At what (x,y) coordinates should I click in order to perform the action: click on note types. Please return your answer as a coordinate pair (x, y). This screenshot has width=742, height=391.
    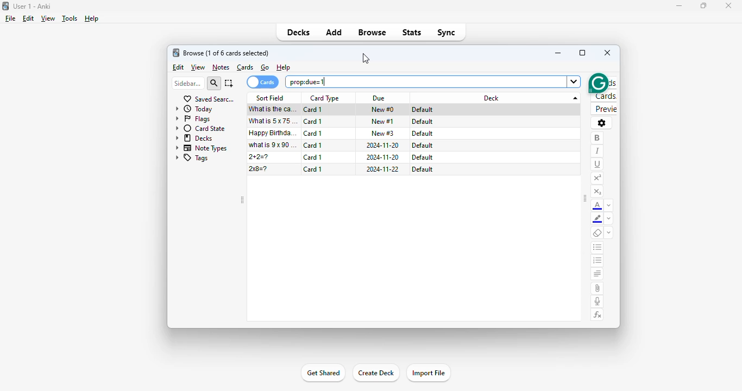
    Looking at the image, I should click on (200, 148).